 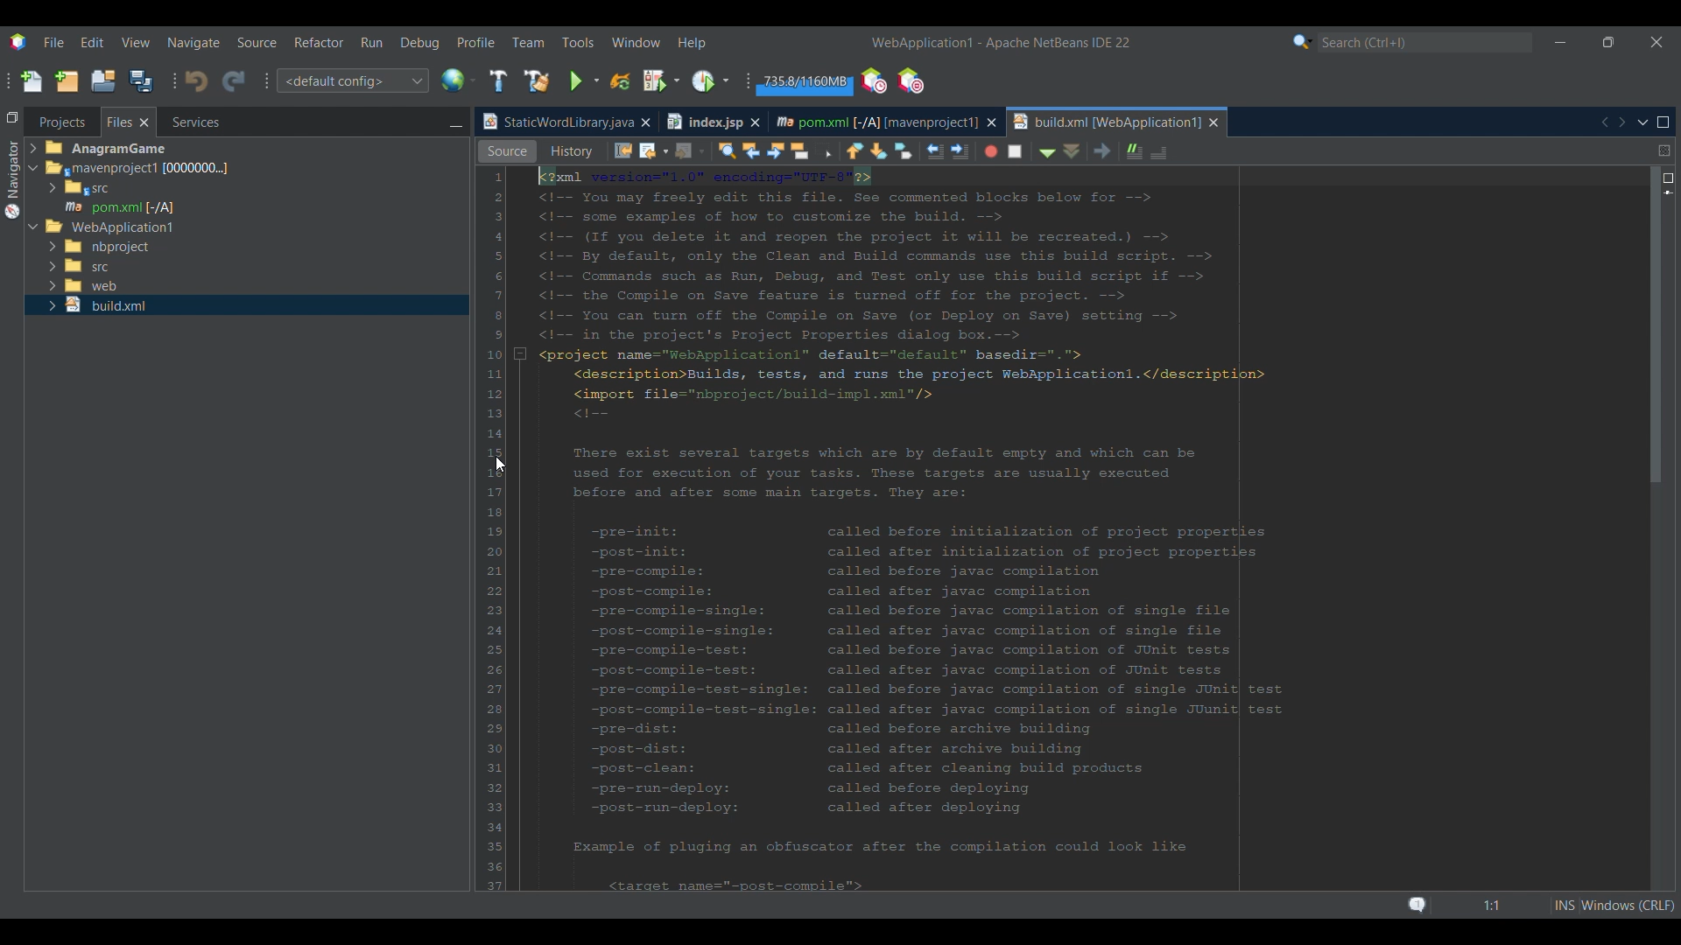 I want to click on Convert to release option for strict compatibility checks, so click(x=498, y=366).